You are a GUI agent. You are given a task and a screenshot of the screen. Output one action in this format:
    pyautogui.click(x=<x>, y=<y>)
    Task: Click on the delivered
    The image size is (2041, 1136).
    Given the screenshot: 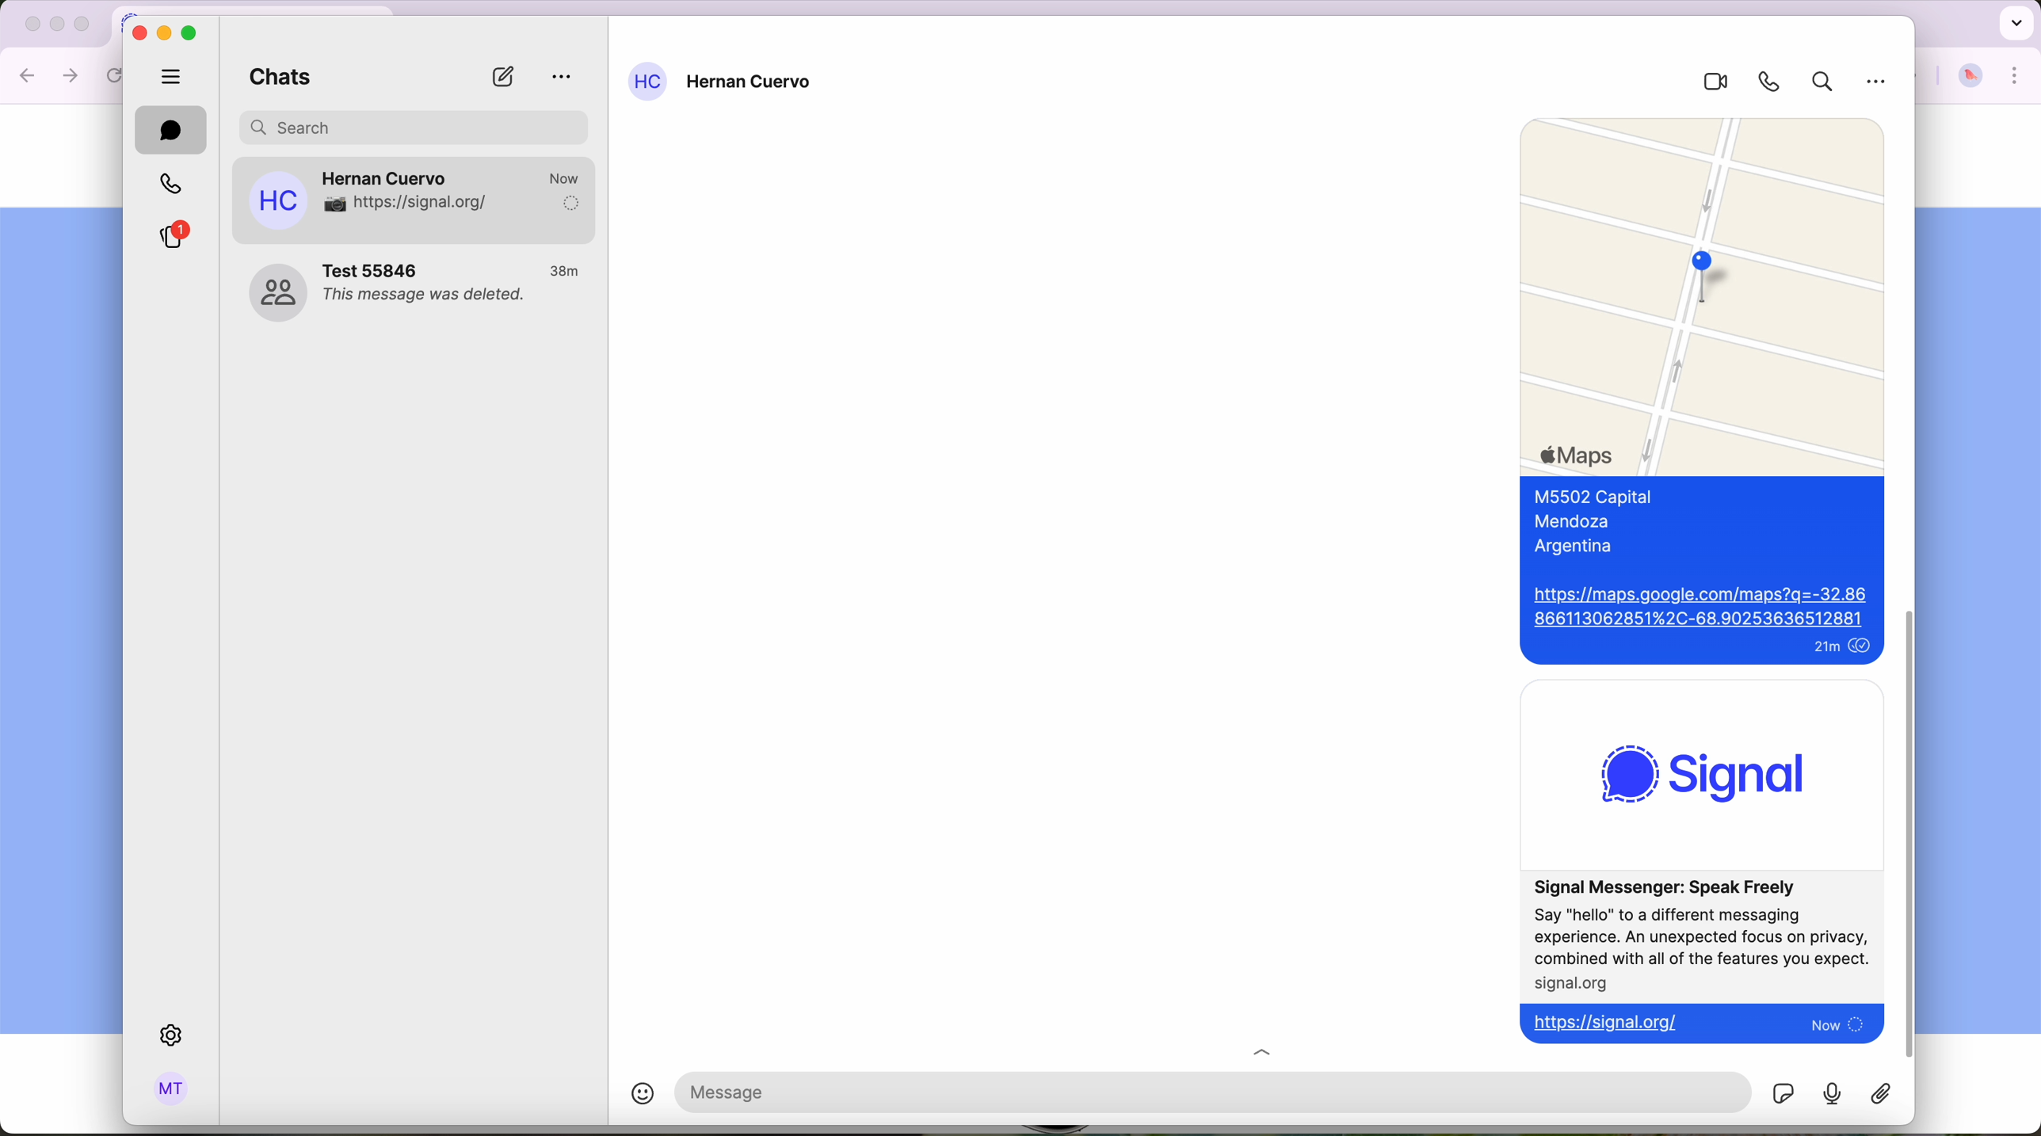 What is the action you would take?
    pyautogui.click(x=569, y=204)
    